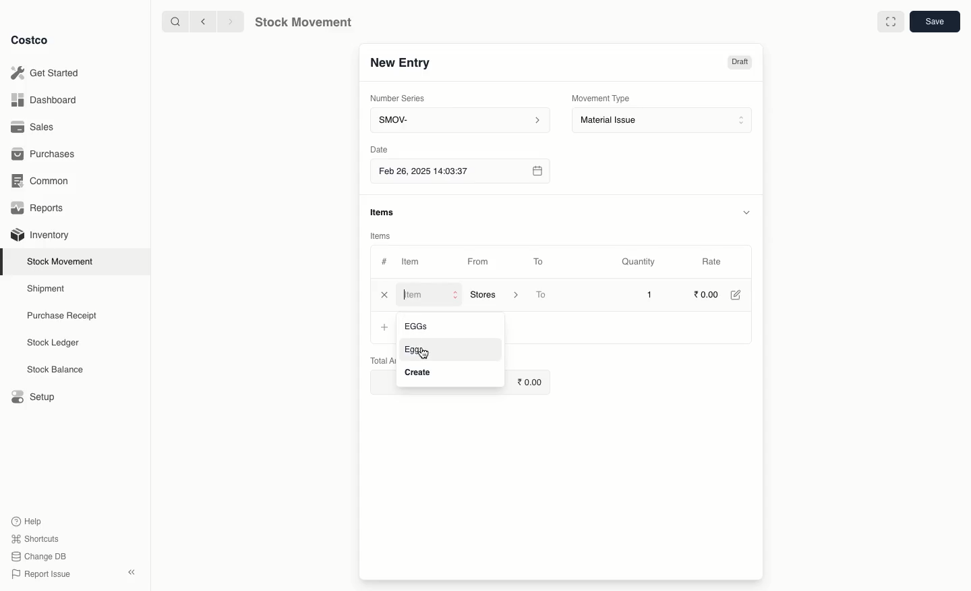 This screenshot has width=971, height=591. I want to click on ‘Stores, so click(492, 293).